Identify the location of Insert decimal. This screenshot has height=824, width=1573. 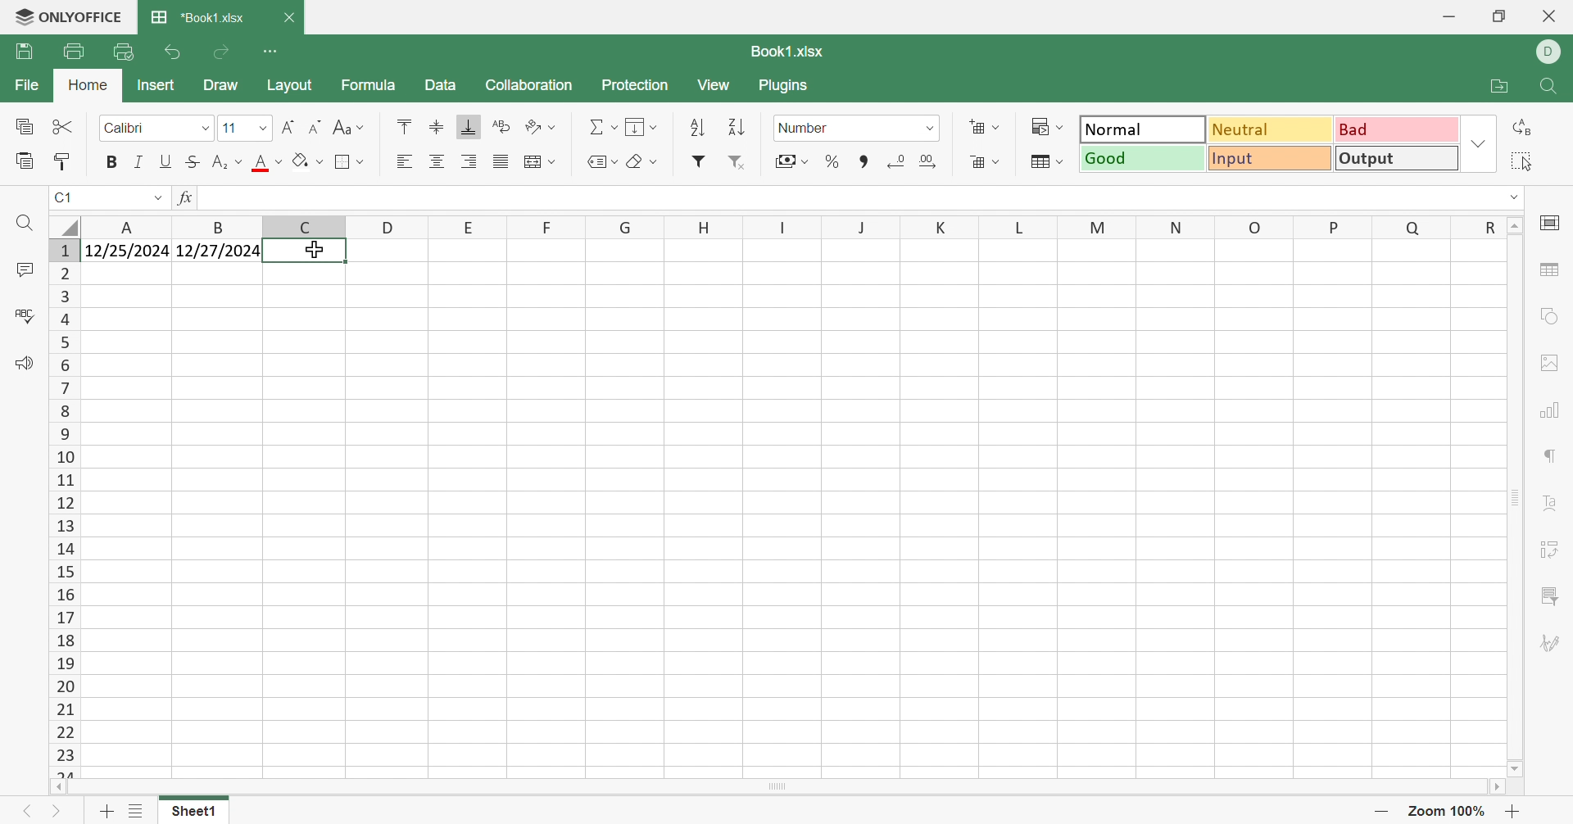
(932, 161).